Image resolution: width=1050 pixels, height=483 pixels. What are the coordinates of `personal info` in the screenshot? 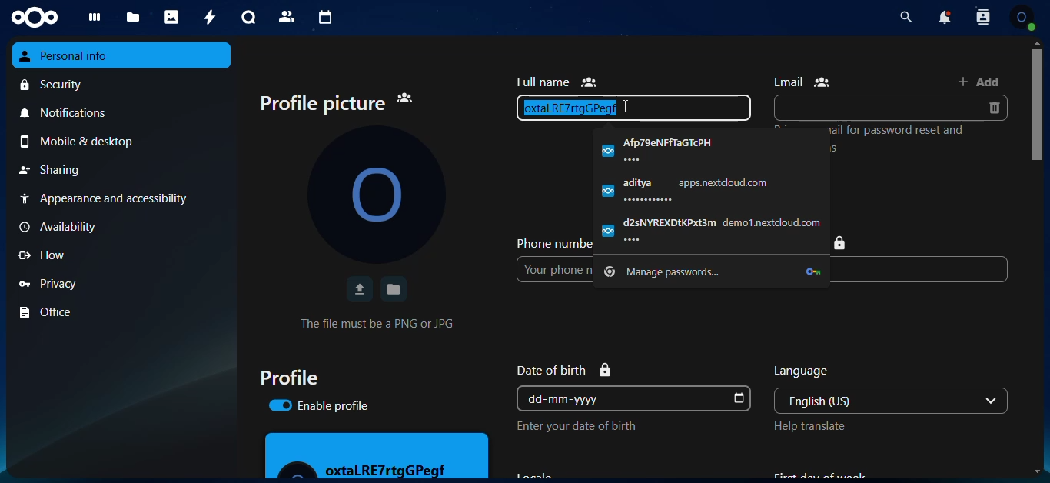 It's located at (122, 55).